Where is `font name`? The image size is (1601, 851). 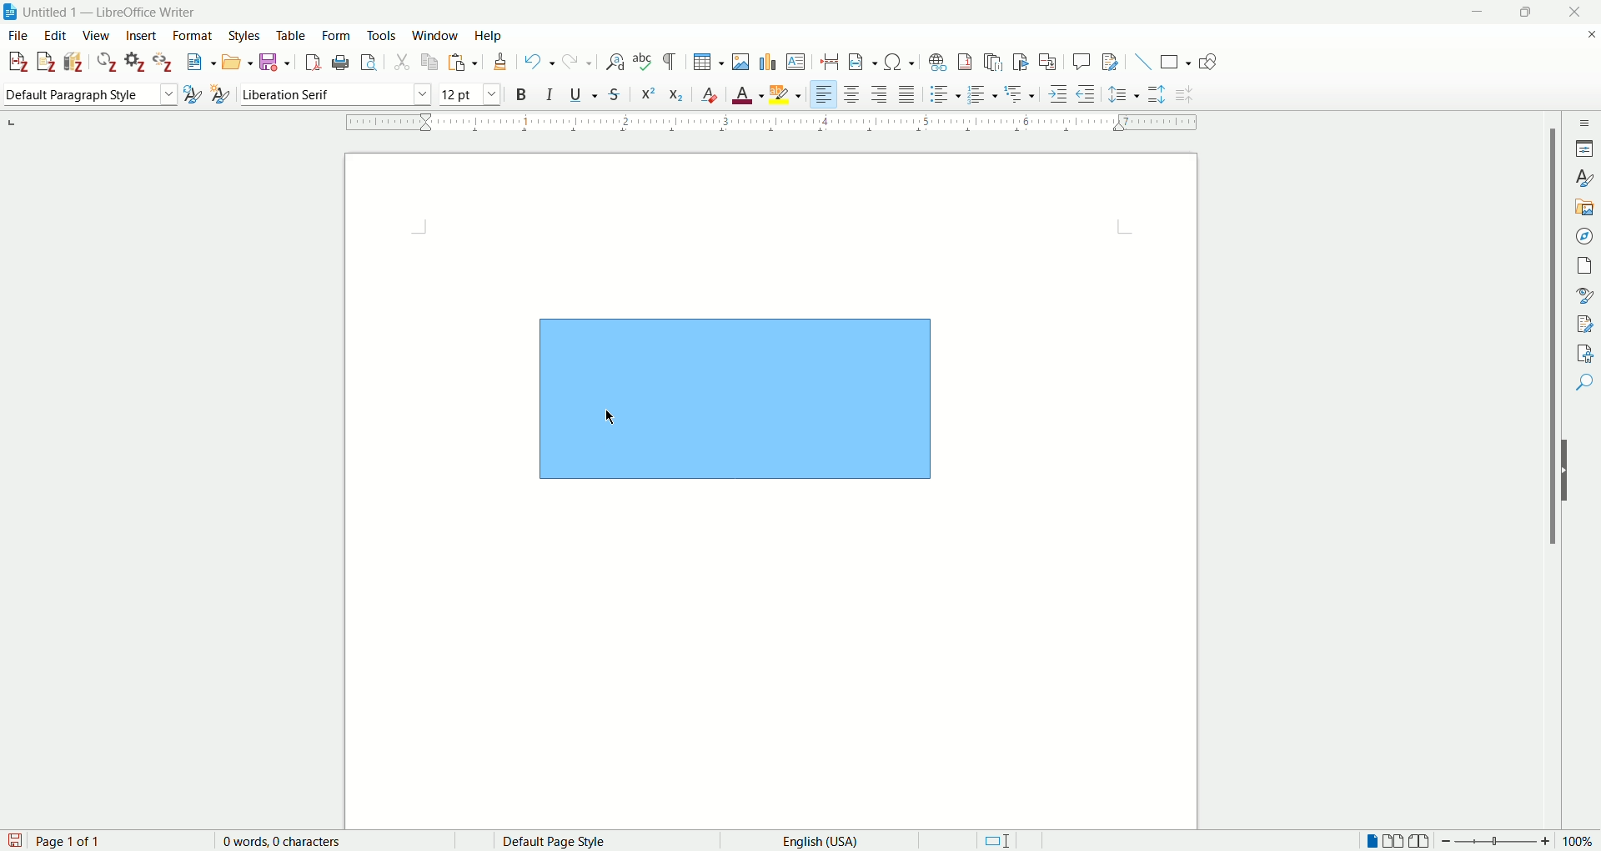 font name is located at coordinates (336, 93).